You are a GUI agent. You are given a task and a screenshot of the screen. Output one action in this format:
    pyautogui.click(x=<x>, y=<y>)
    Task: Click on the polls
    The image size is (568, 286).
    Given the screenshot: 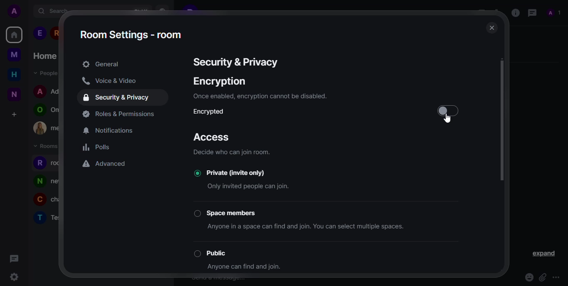 What is the action you would take?
    pyautogui.click(x=99, y=147)
    